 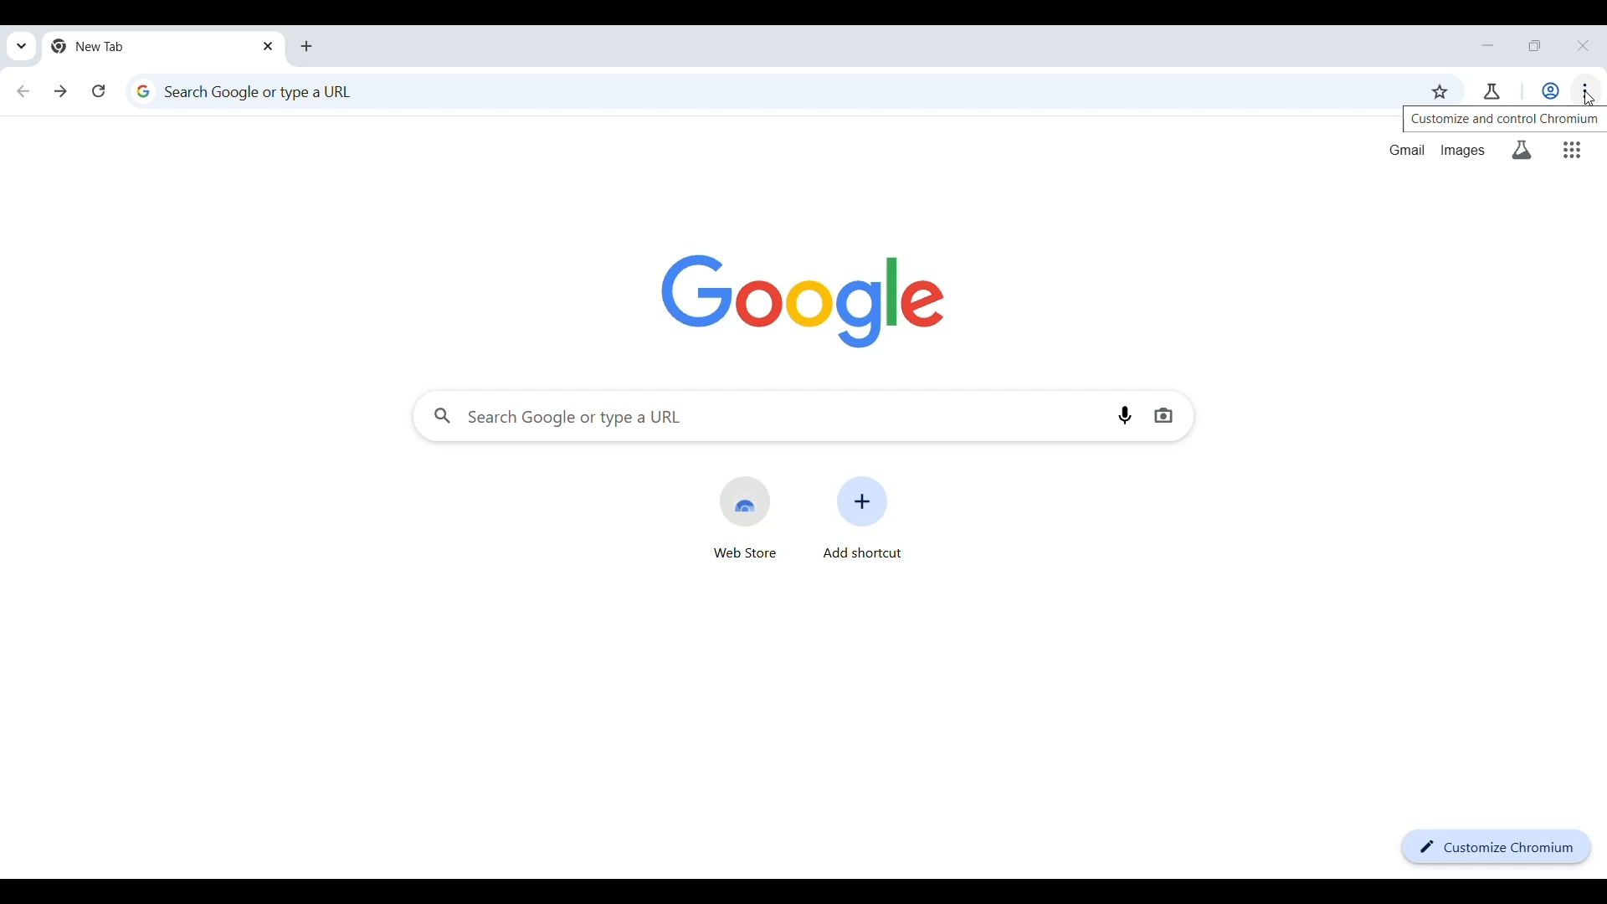 I want to click on Close interface, so click(x=1583, y=45).